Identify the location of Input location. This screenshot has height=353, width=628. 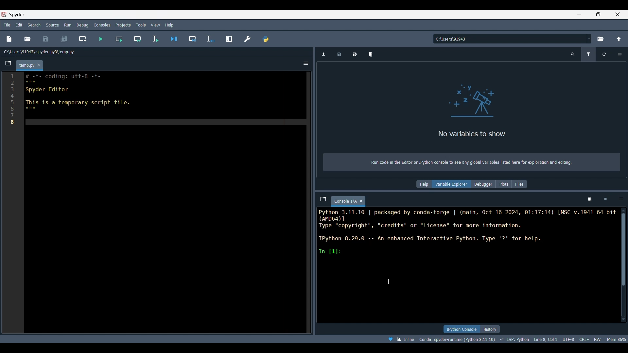
(510, 39).